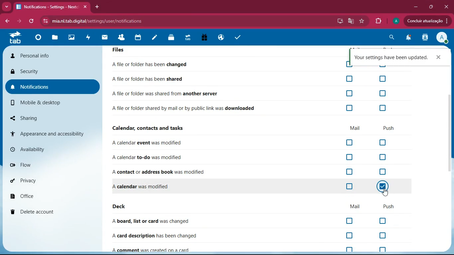  I want to click on notifications, so click(408, 39).